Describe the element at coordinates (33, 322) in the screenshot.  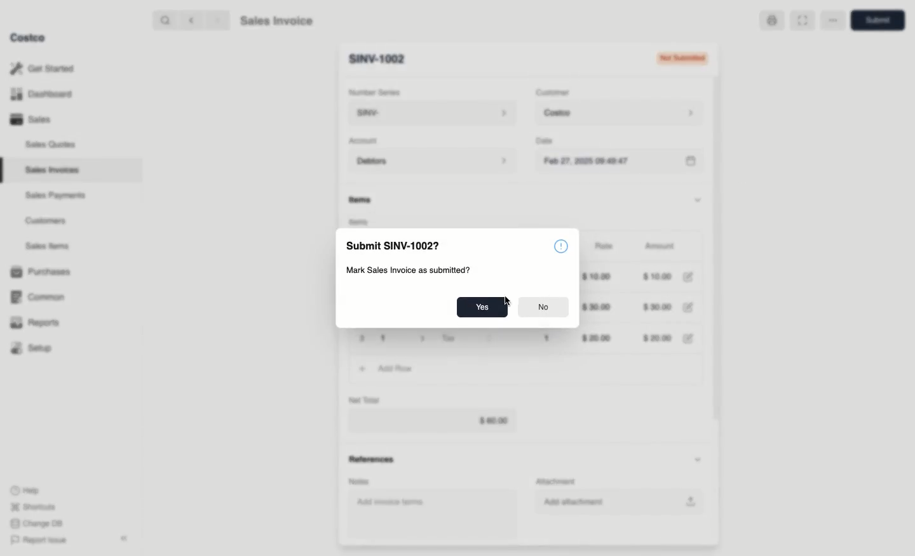
I see `Reports` at that location.